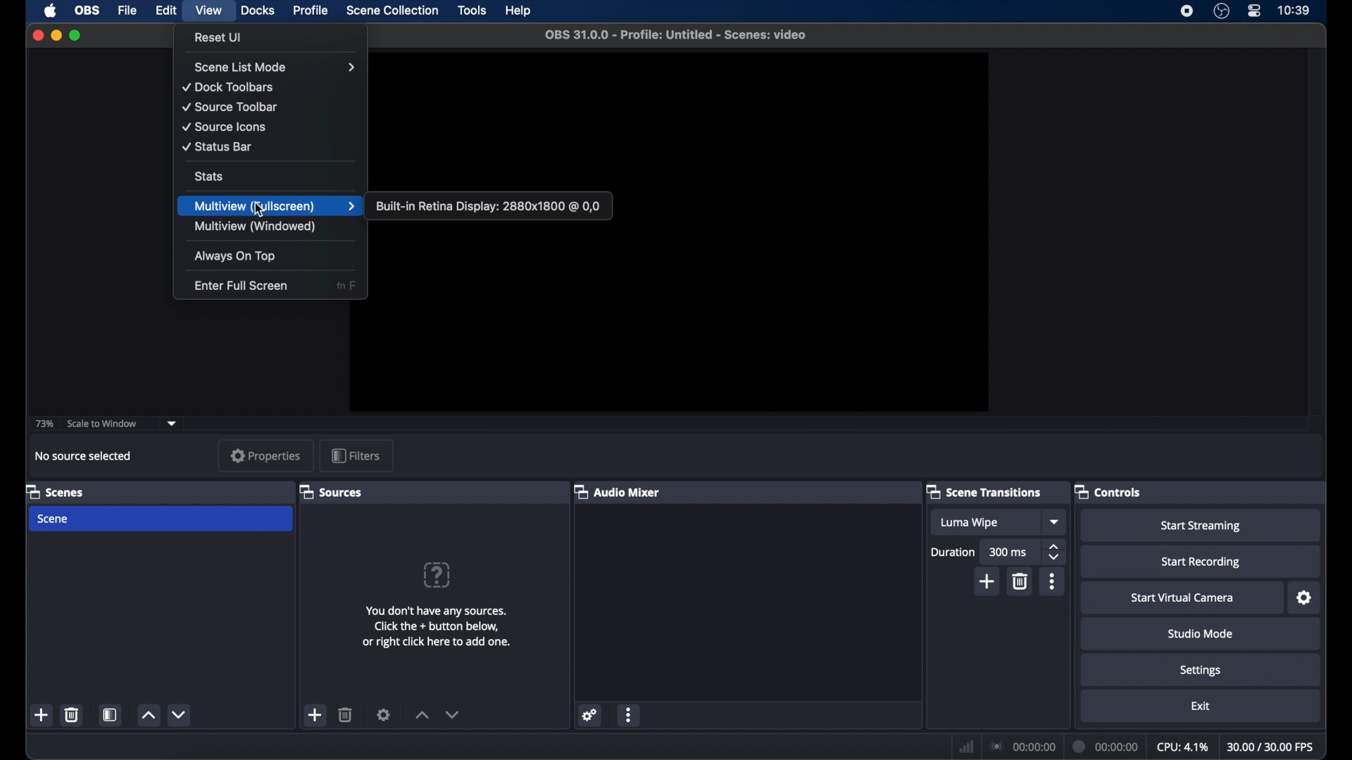 The height and width of the screenshot is (760, 1352). Describe the element at coordinates (172, 422) in the screenshot. I see `dropdown` at that location.